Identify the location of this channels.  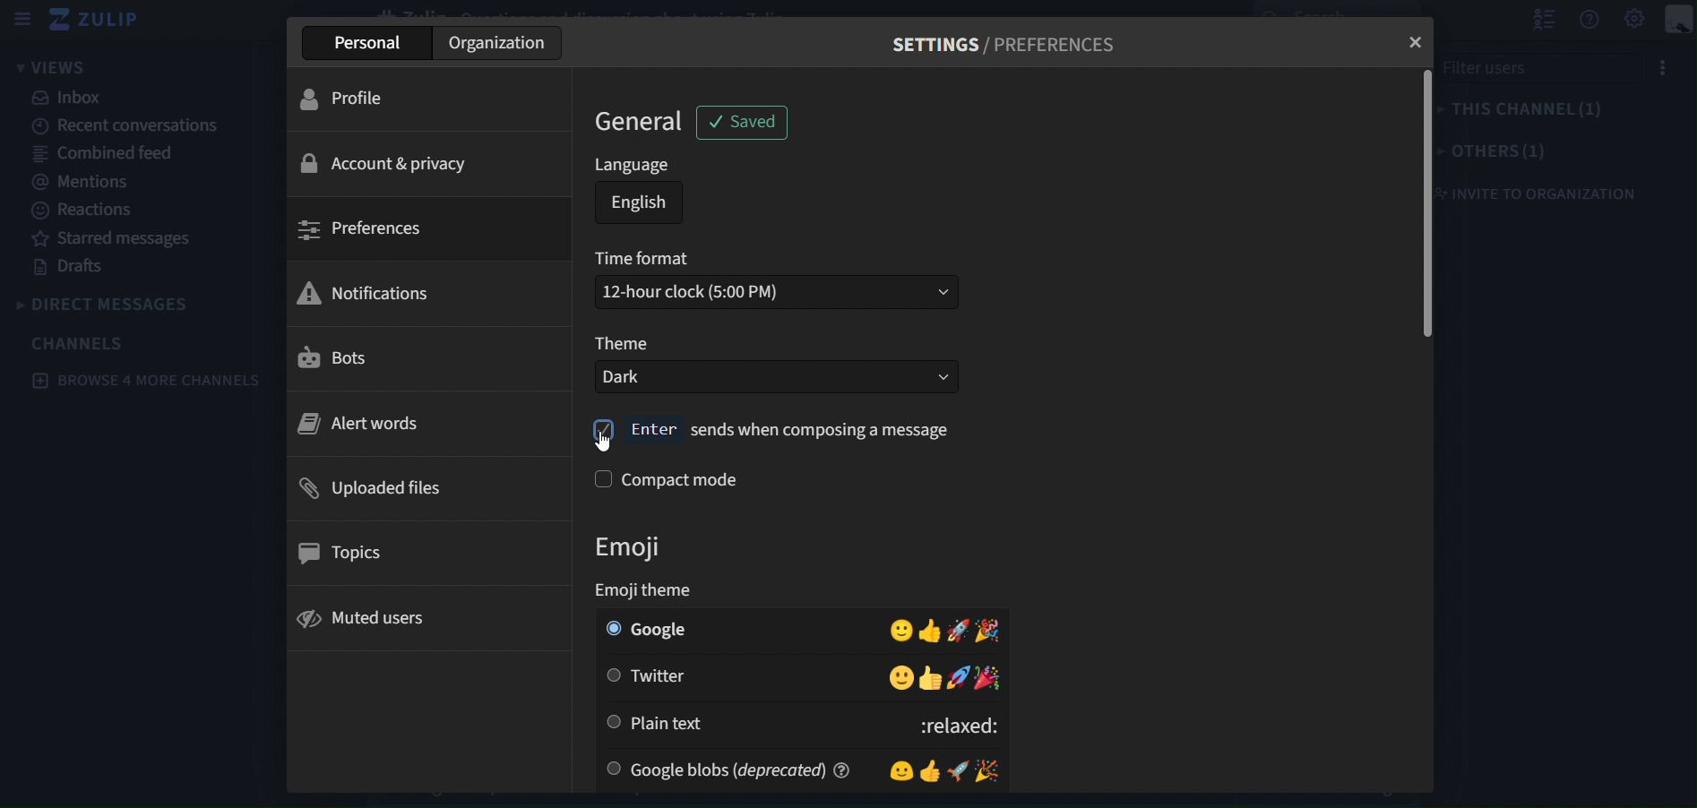
(1533, 110).